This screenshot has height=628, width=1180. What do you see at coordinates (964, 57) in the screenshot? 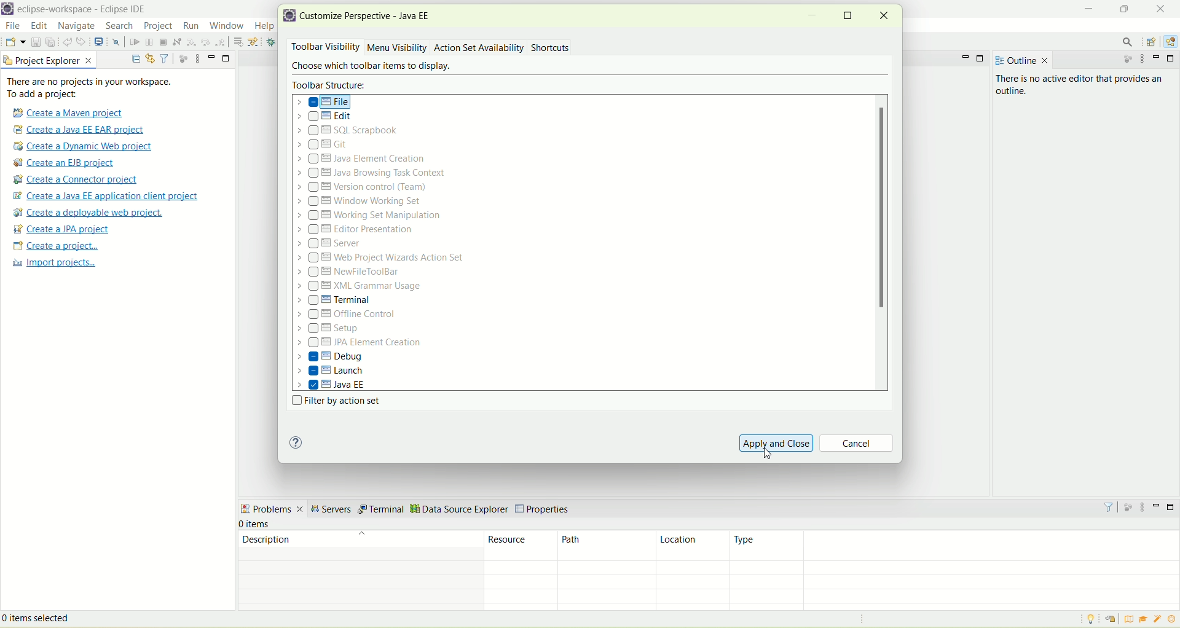
I see `minimize` at bounding box center [964, 57].